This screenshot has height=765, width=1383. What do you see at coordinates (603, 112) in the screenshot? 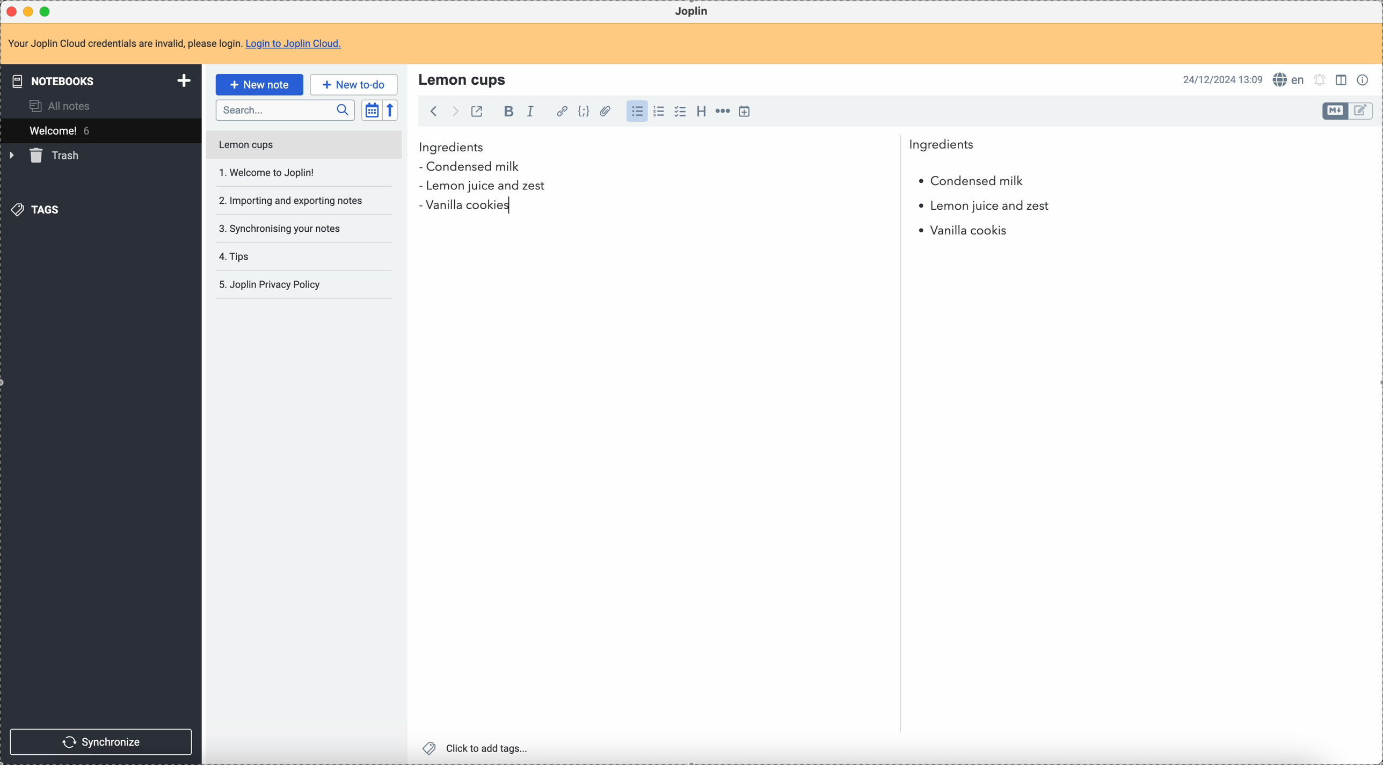
I see `attach file` at bounding box center [603, 112].